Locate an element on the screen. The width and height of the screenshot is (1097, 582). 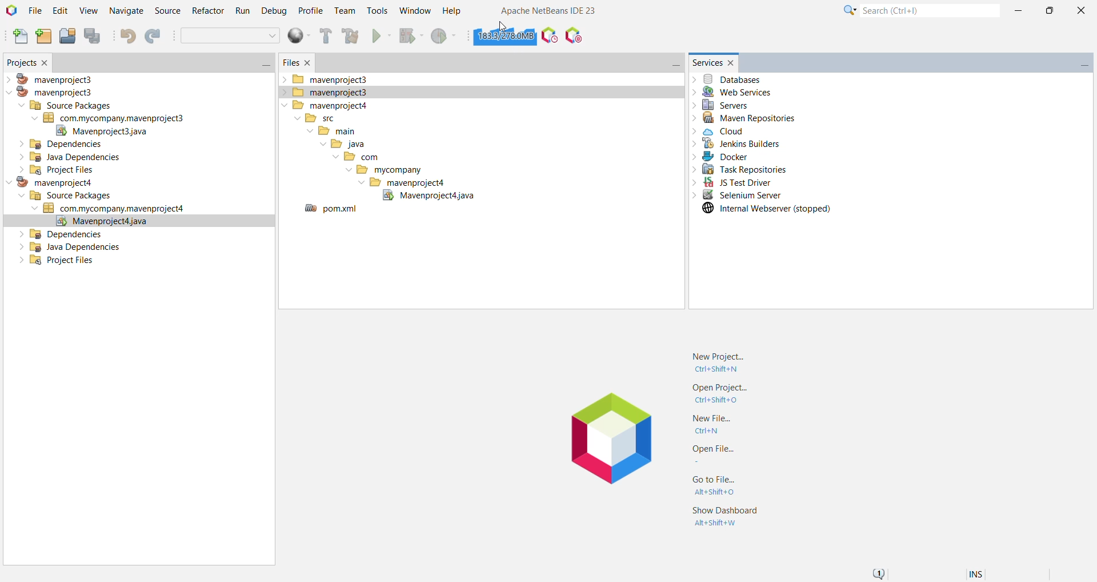
Open File is located at coordinates (713, 453).